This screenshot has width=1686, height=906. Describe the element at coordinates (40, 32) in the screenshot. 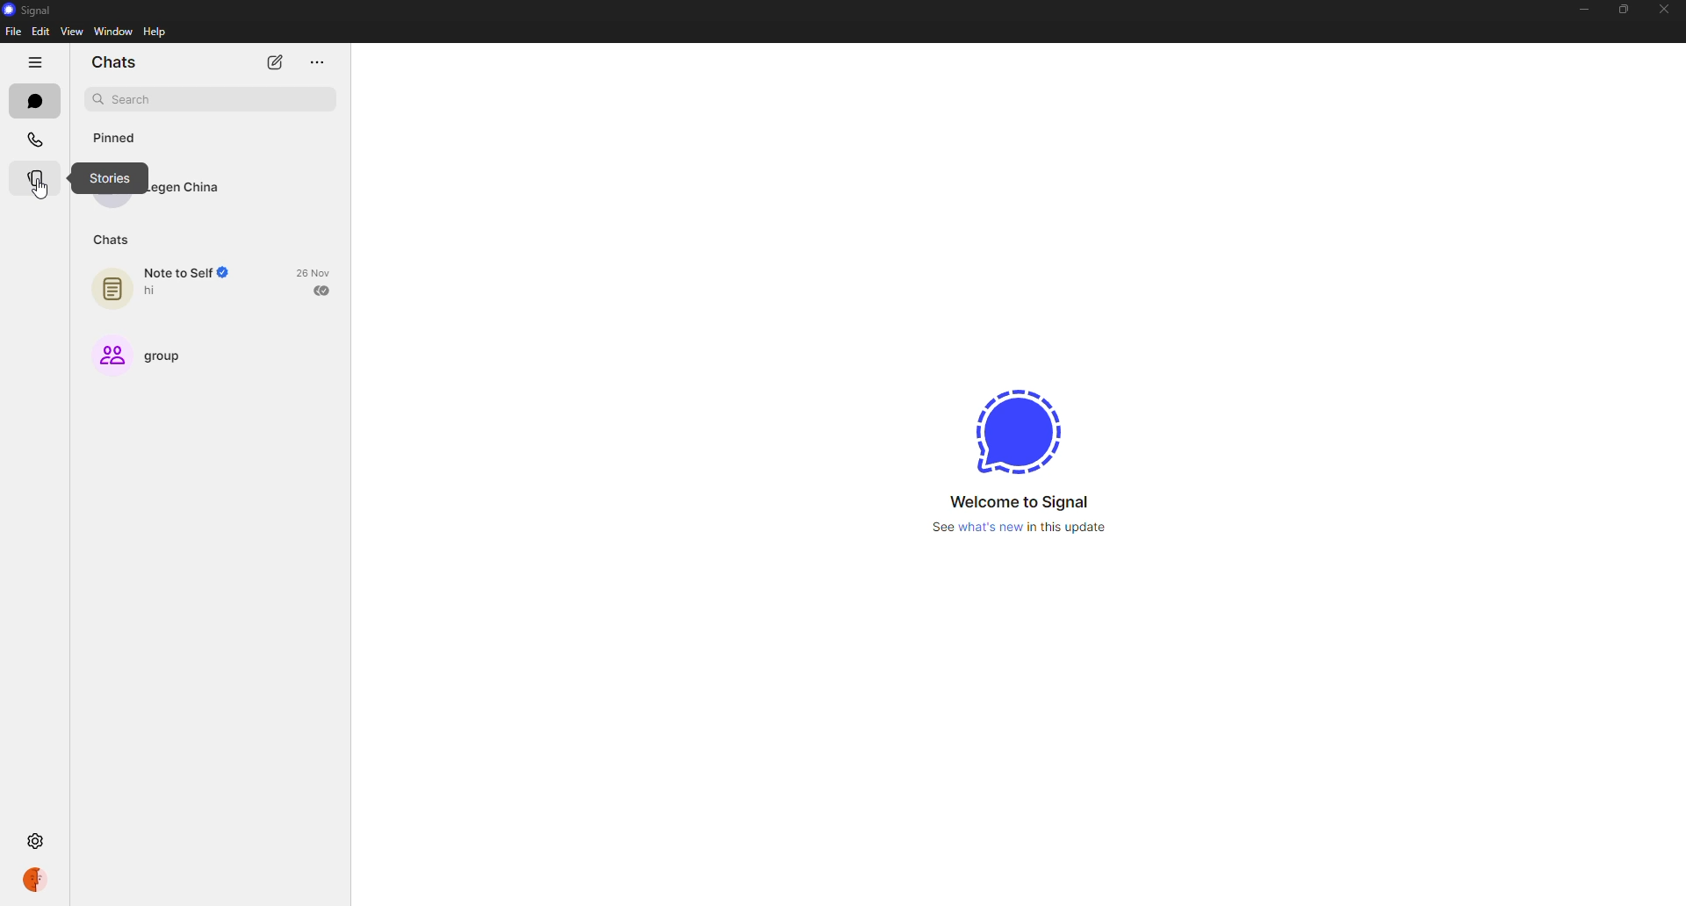

I see `edit` at that location.